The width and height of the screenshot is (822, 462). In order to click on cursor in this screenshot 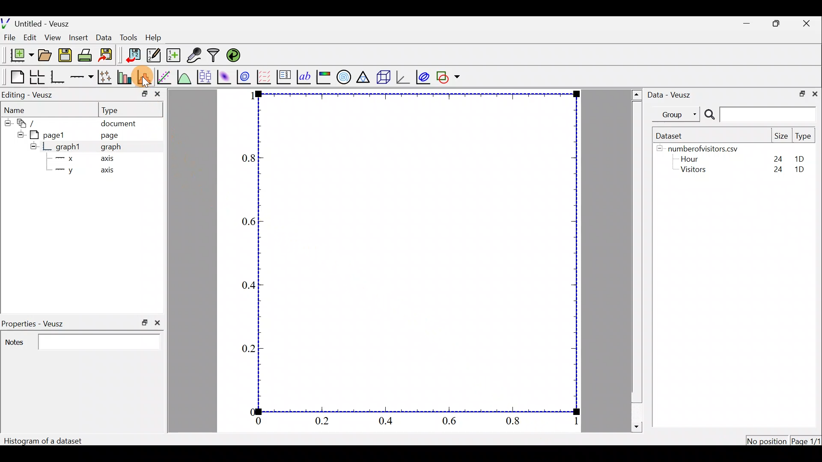, I will do `click(146, 79)`.